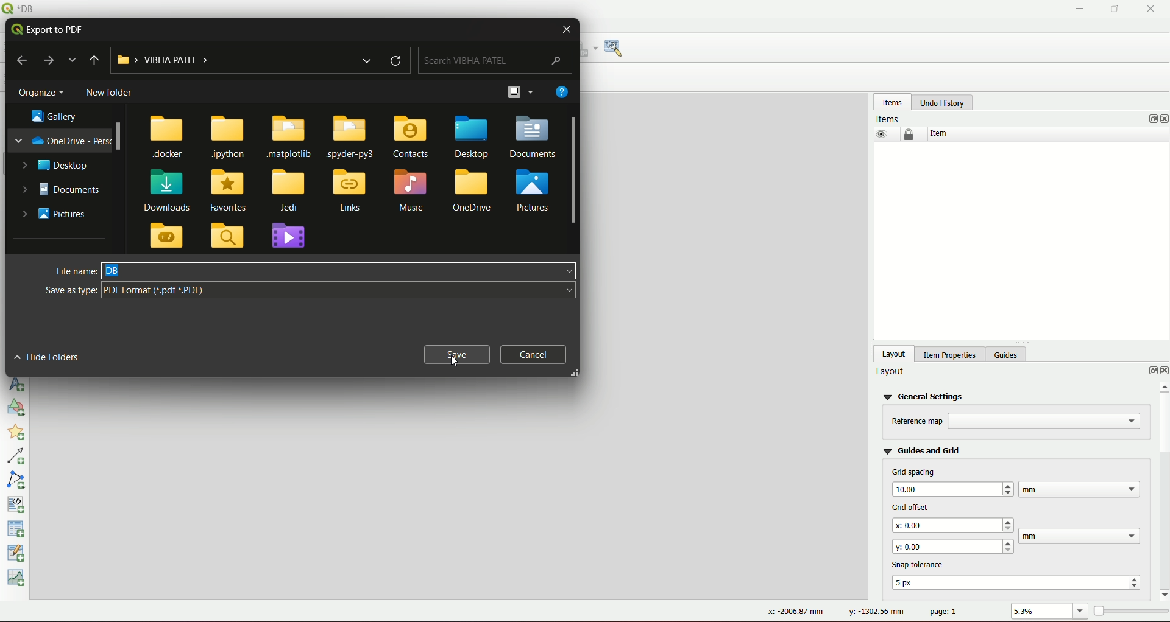 The image size is (1170, 622). What do you see at coordinates (1163, 371) in the screenshot?
I see `close` at bounding box center [1163, 371].